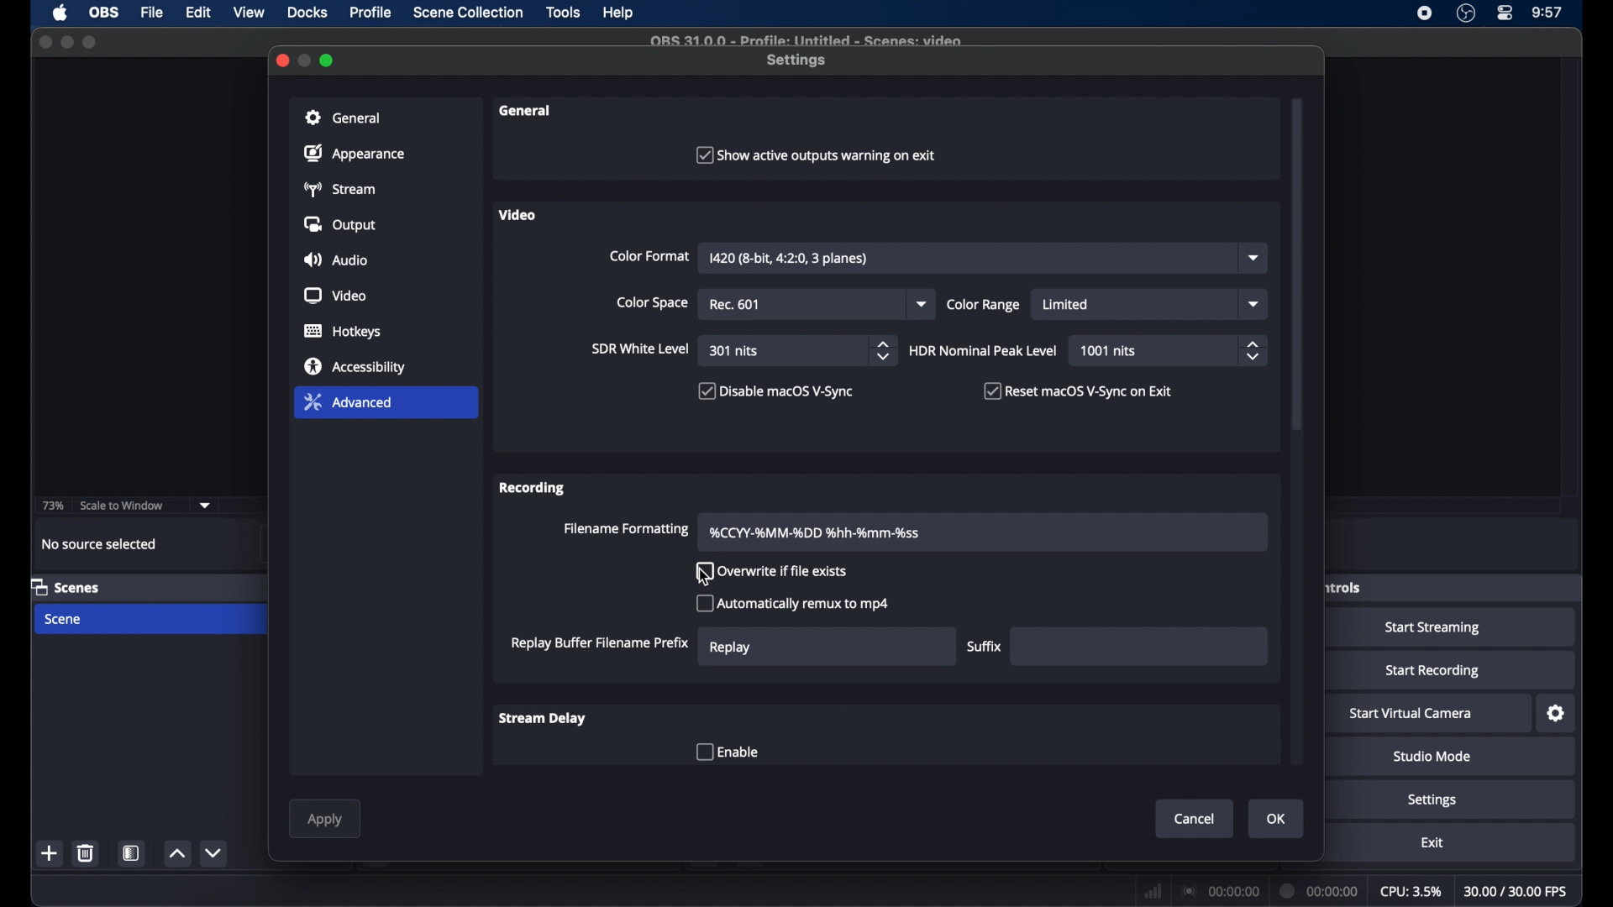 This screenshot has height=907, width=1613. What do you see at coordinates (652, 302) in the screenshot?
I see `color space` at bounding box center [652, 302].